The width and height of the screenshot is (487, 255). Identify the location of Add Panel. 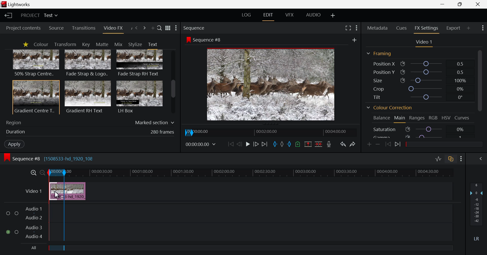
(469, 27).